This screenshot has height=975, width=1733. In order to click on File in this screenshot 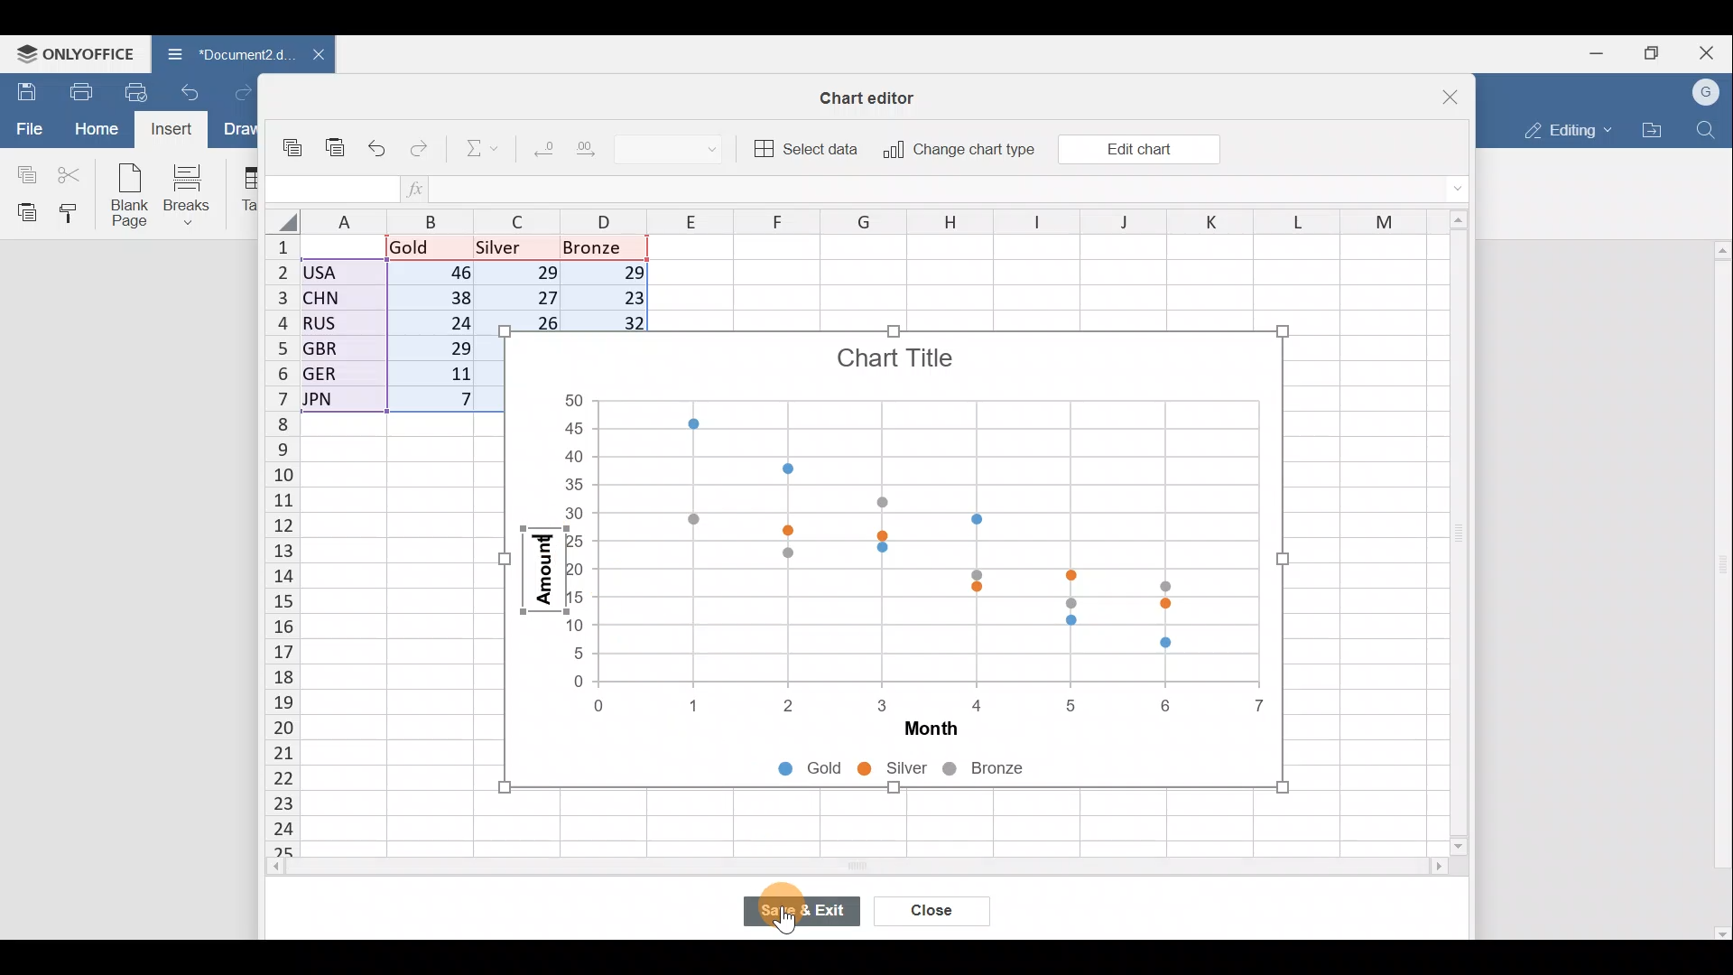, I will do `click(26, 128)`.